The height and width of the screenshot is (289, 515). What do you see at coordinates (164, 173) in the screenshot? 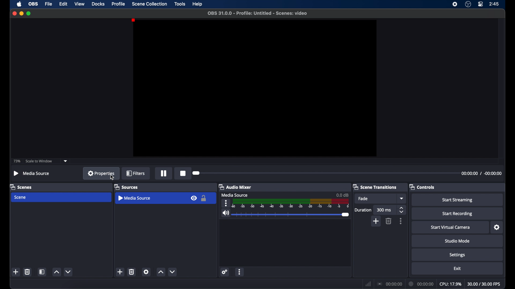
I see `pause button` at bounding box center [164, 173].